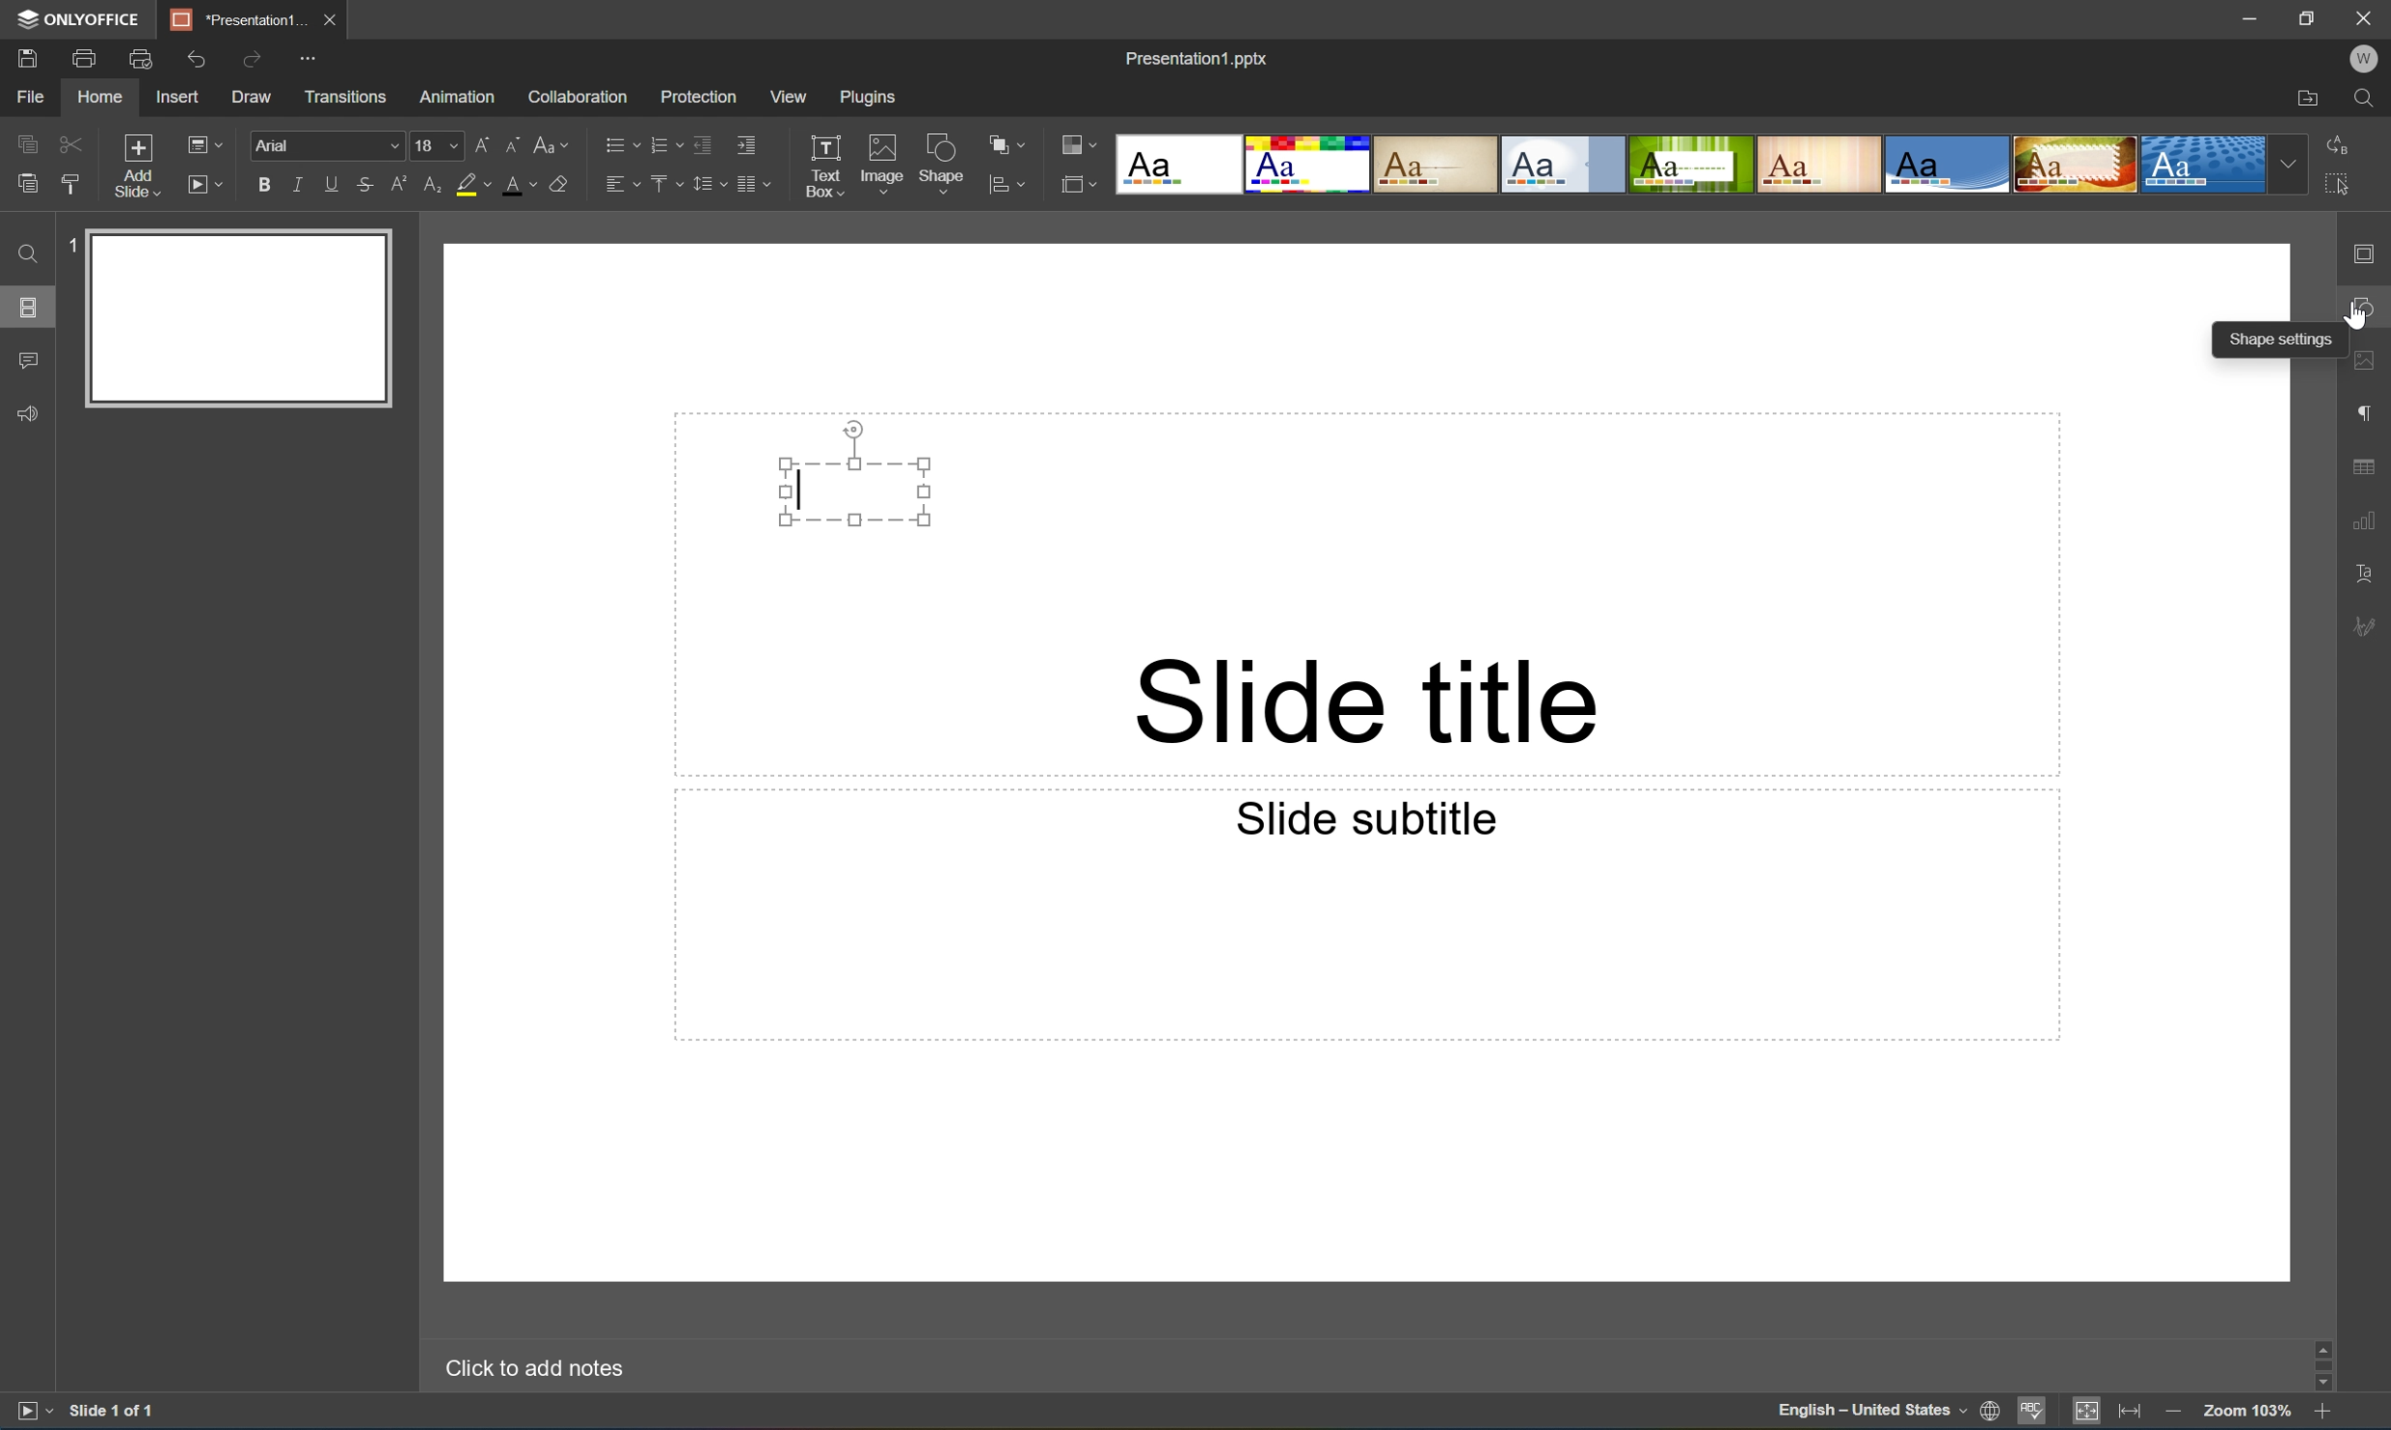 The width and height of the screenshot is (2391, 1430). I want to click on Shape, so click(943, 168).